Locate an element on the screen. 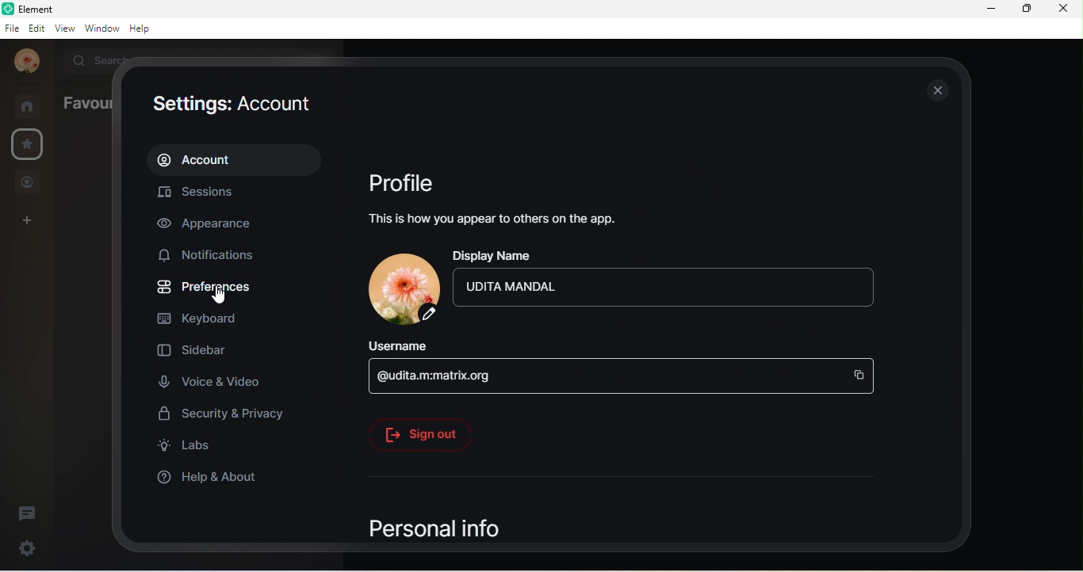  keyboard is located at coordinates (209, 318).